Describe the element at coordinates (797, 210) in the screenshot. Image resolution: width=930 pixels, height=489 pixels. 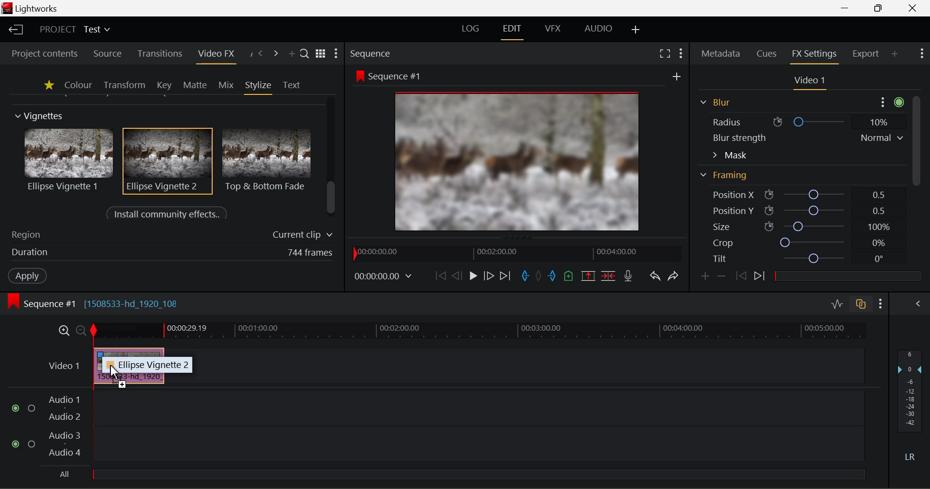
I see `Position Y` at that location.